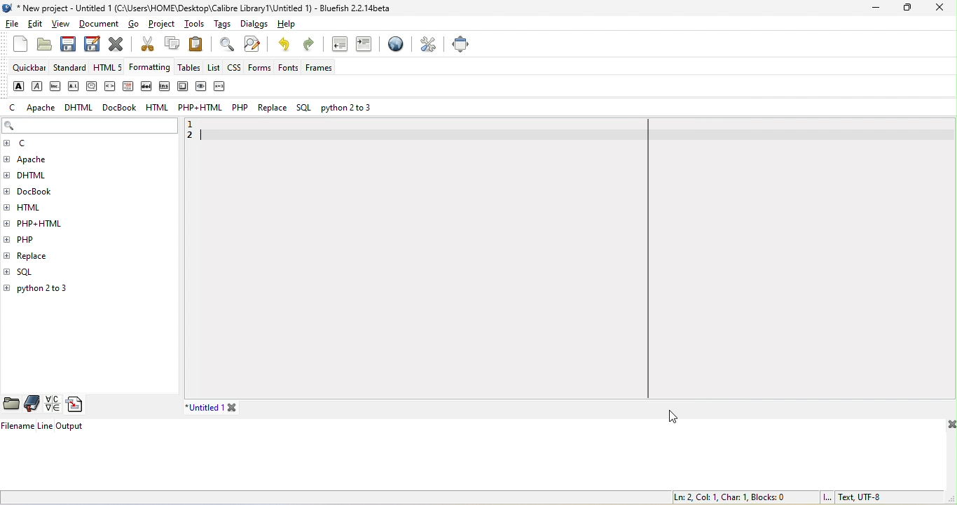 This screenshot has height=505, width=957. Describe the element at coordinates (147, 86) in the screenshot. I see `delete` at that location.